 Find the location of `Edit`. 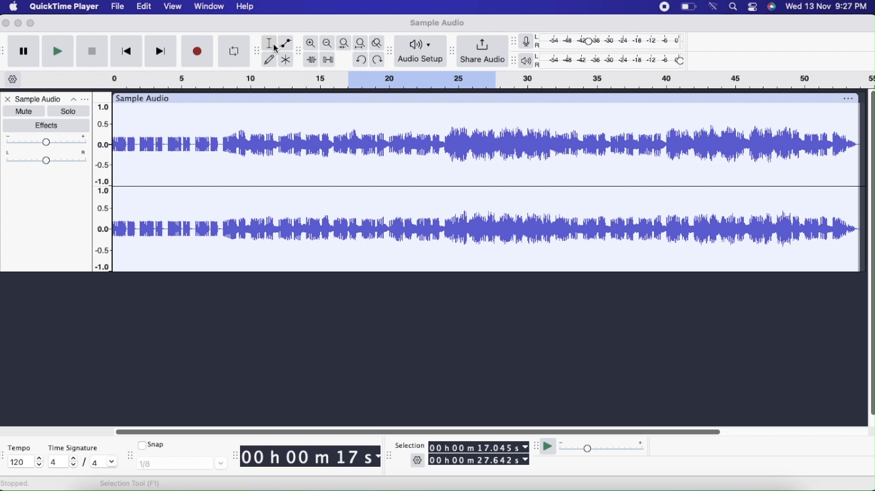

Edit is located at coordinates (144, 7).